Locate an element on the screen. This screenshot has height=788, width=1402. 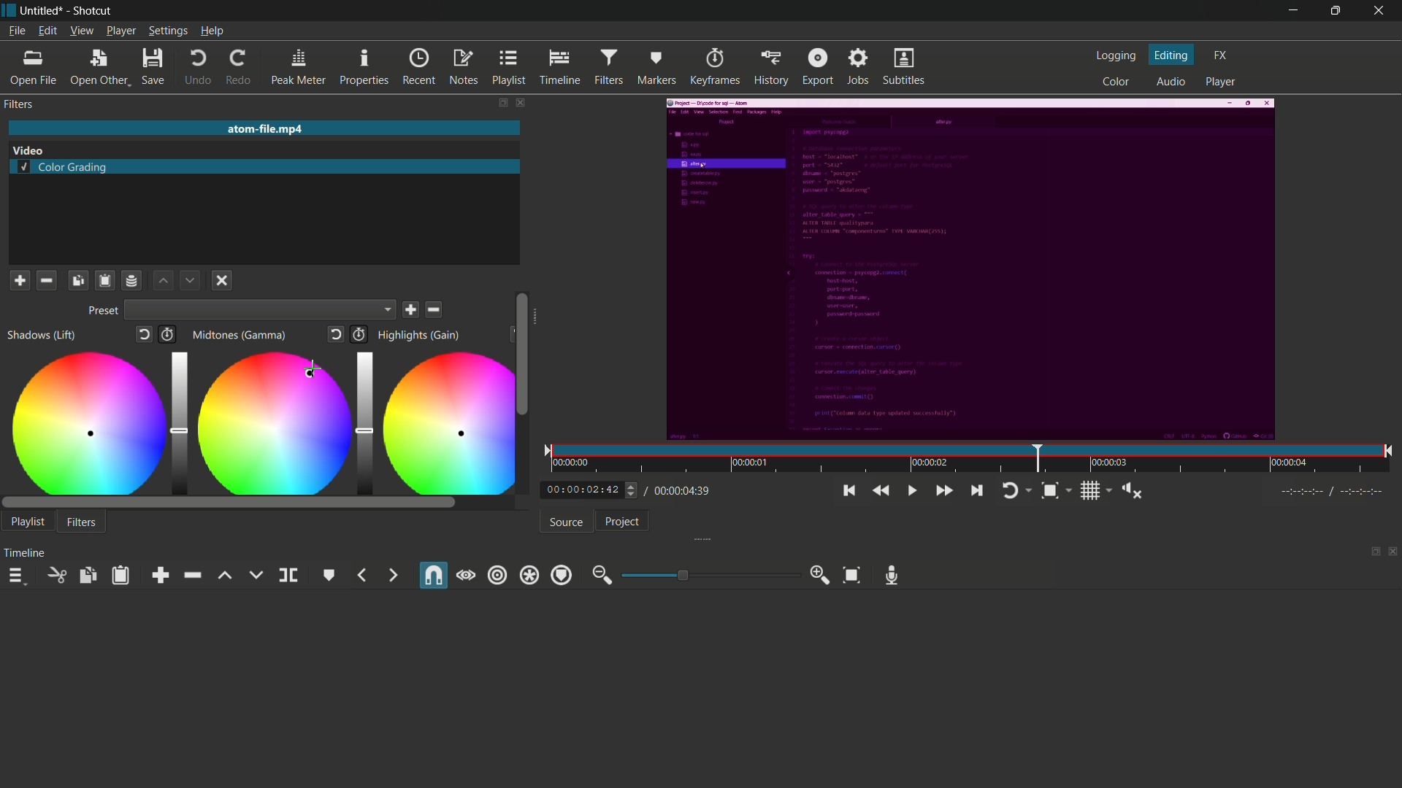
save is located at coordinates (152, 69).